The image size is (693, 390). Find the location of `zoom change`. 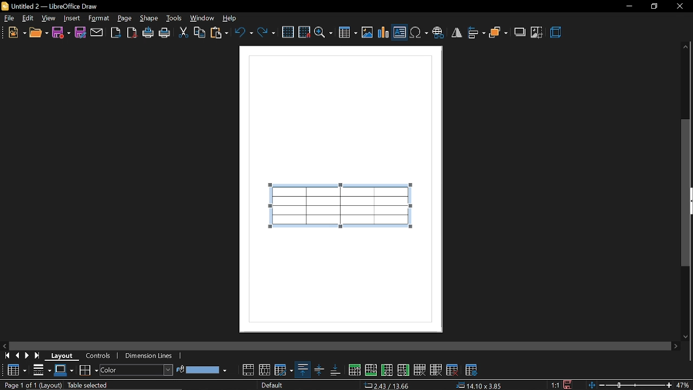

zoom change is located at coordinates (629, 386).